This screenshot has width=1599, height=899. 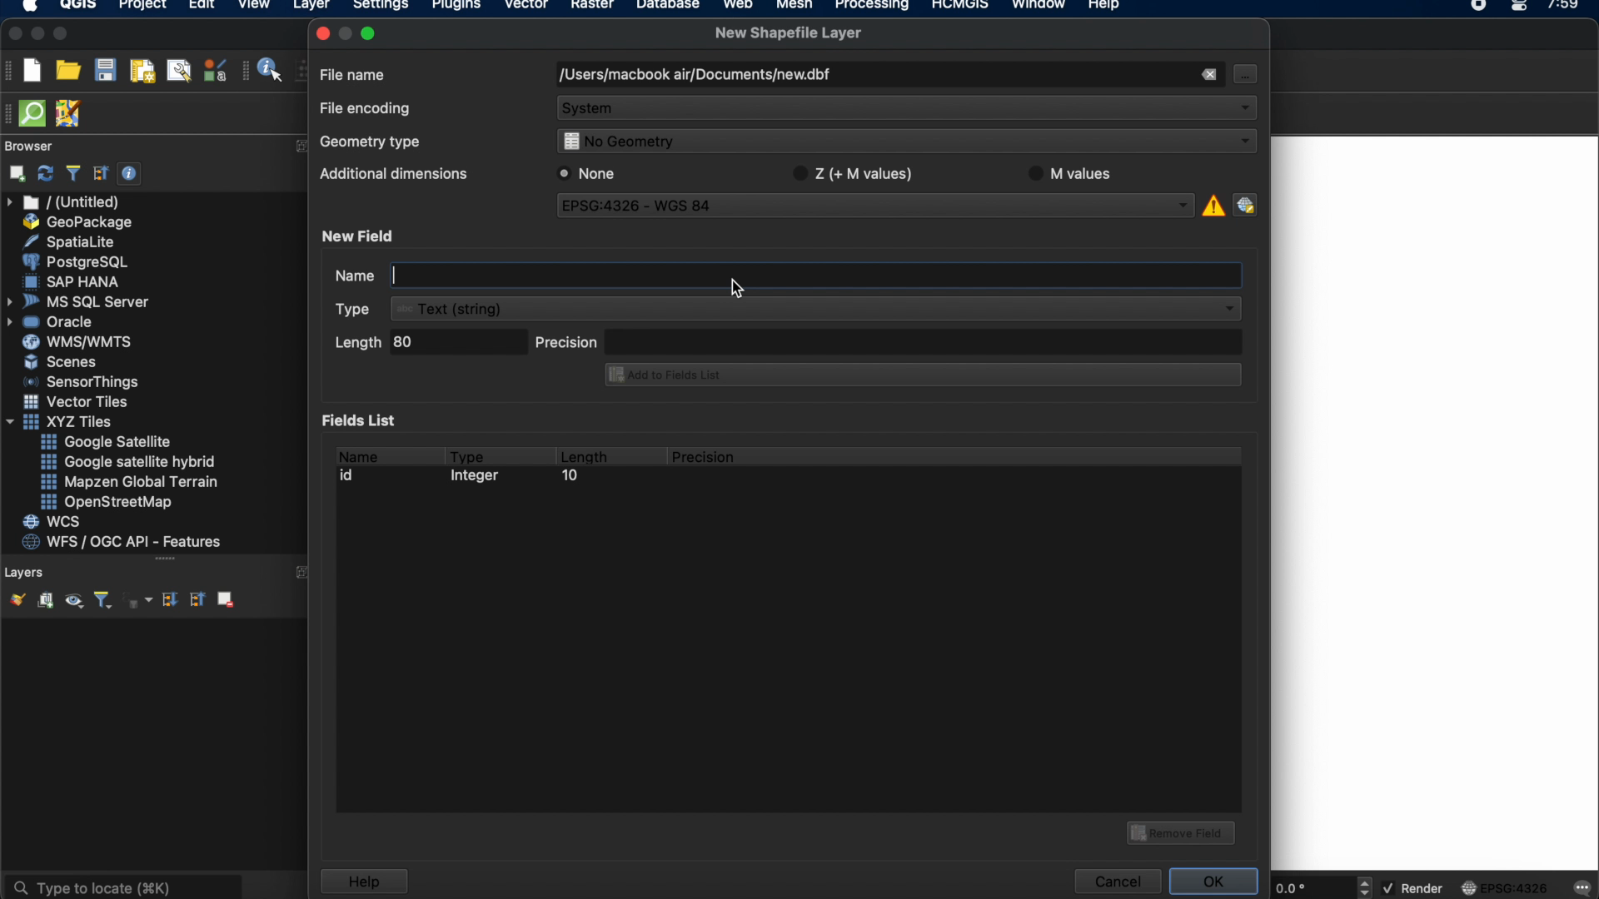 I want to click on style manager, so click(x=216, y=70).